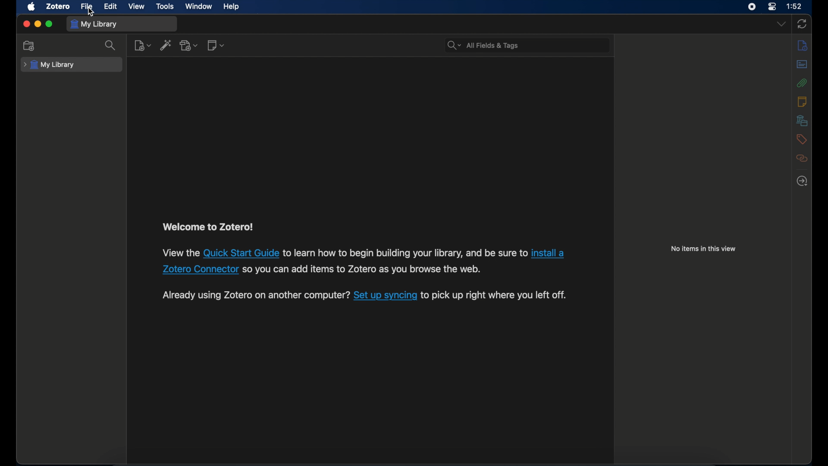 The image size is (828, 466). Describe the element at coordinates (803, 46) in the screenshot. I see `info` at that location.